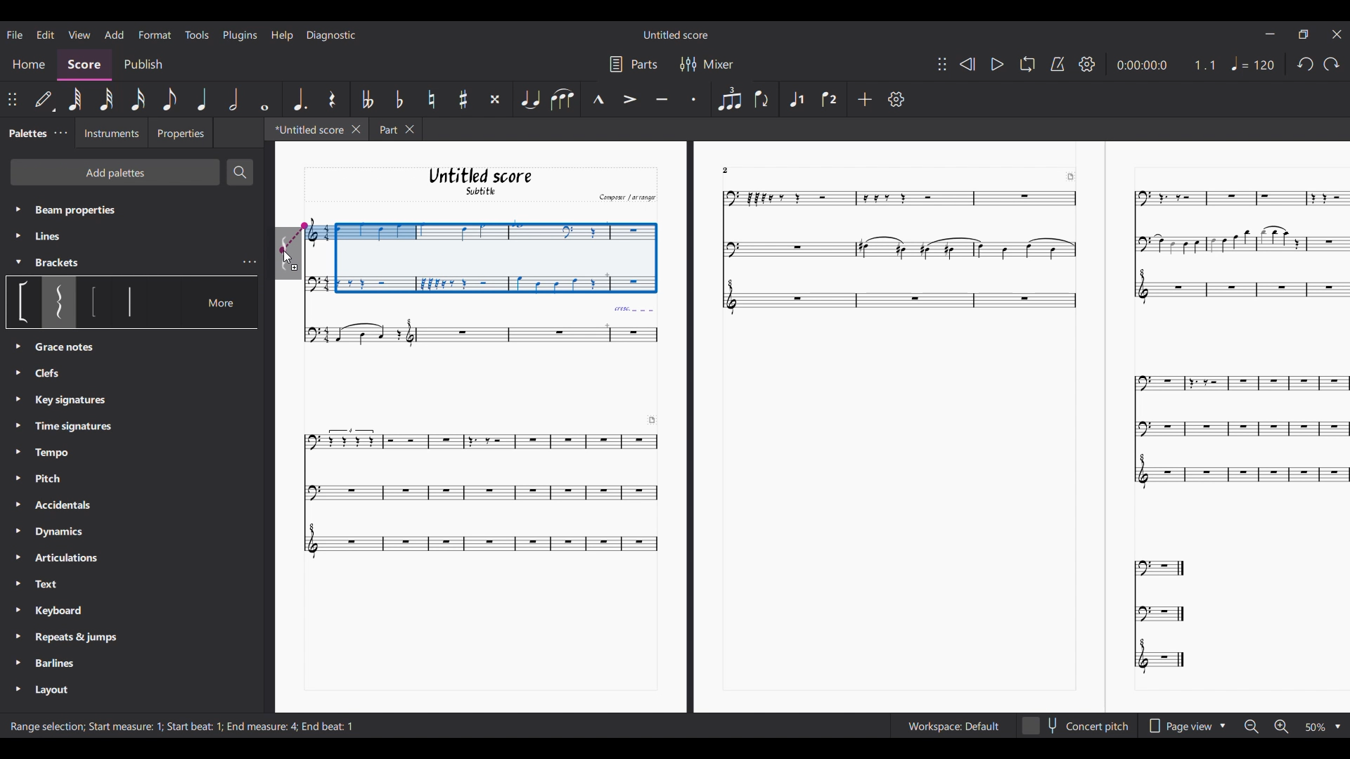 This screenshot has height=759, width=1350. I want to click on Tempo, so click(1255, 63).